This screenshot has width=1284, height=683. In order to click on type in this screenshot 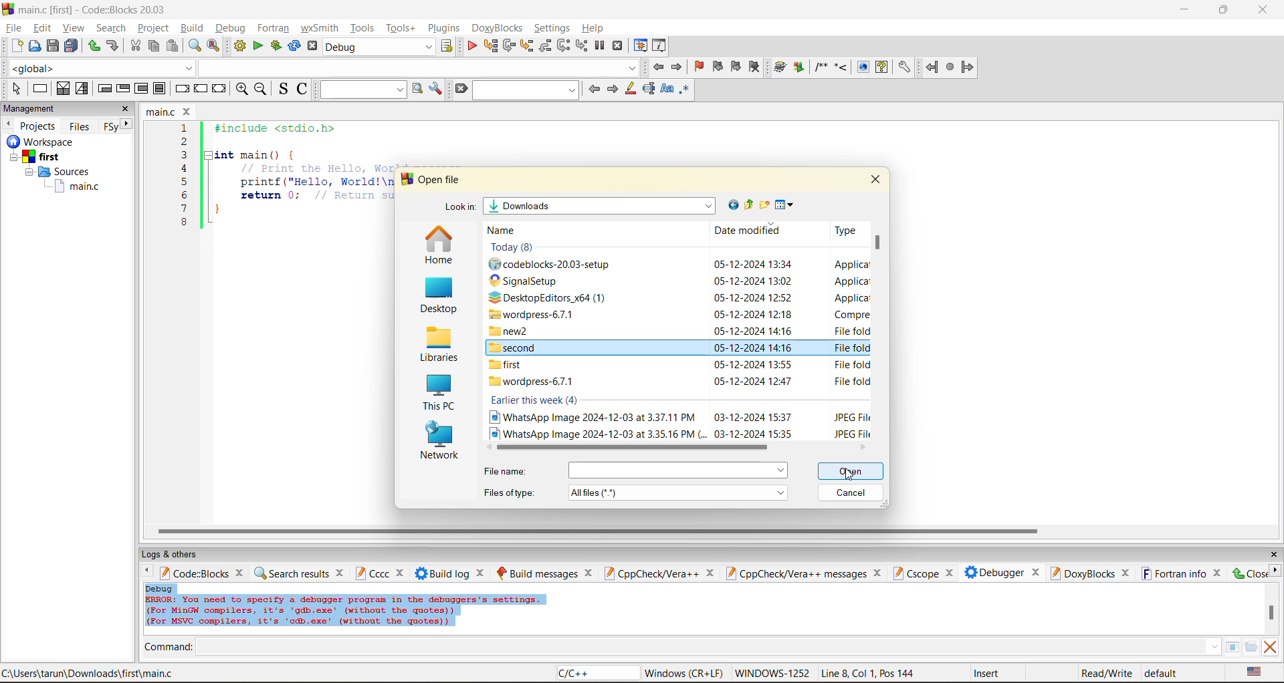, I will do `click(844, 230)`.